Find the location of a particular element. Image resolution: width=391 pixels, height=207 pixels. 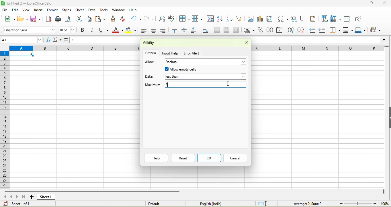

clear directly formatting is located at coordinates (124, 19).